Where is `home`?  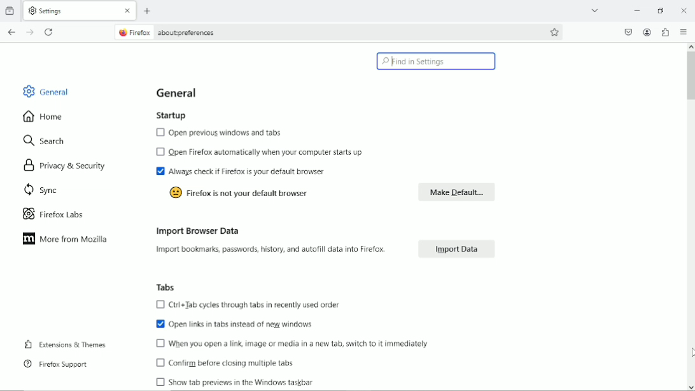 home is located at coordinates (43, 116).